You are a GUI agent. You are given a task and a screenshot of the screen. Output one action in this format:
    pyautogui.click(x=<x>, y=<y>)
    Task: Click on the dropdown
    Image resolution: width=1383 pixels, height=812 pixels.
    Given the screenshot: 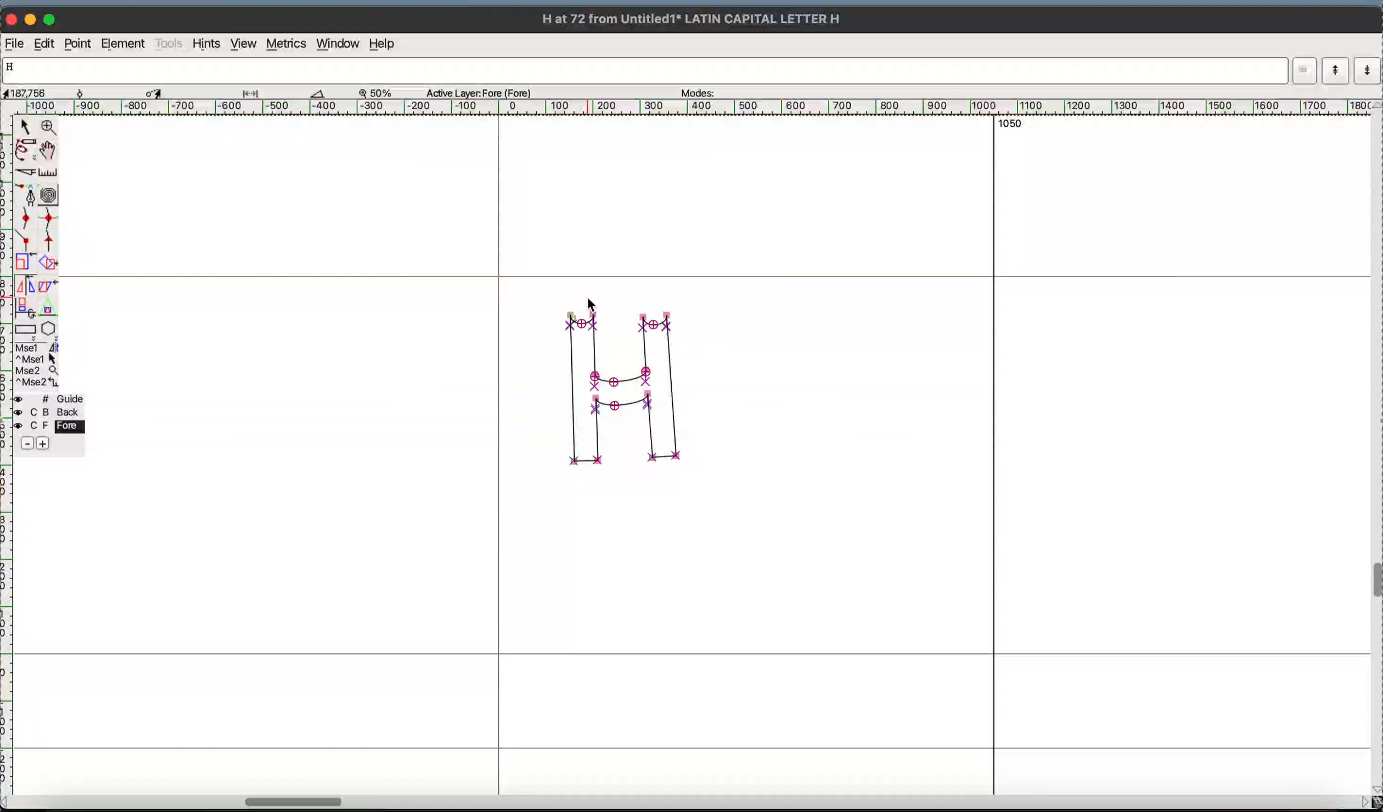 What is the action you would take?
    pyautogui.click(x=1306, y=71)
    